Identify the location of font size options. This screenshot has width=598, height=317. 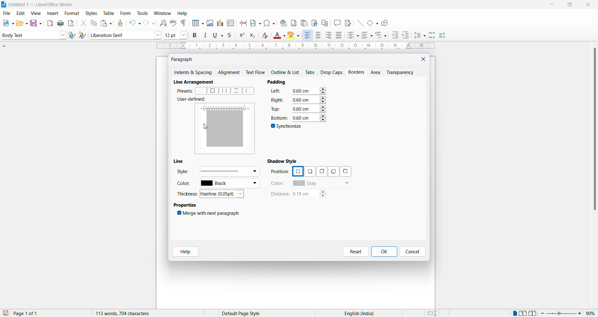
(184, 35).